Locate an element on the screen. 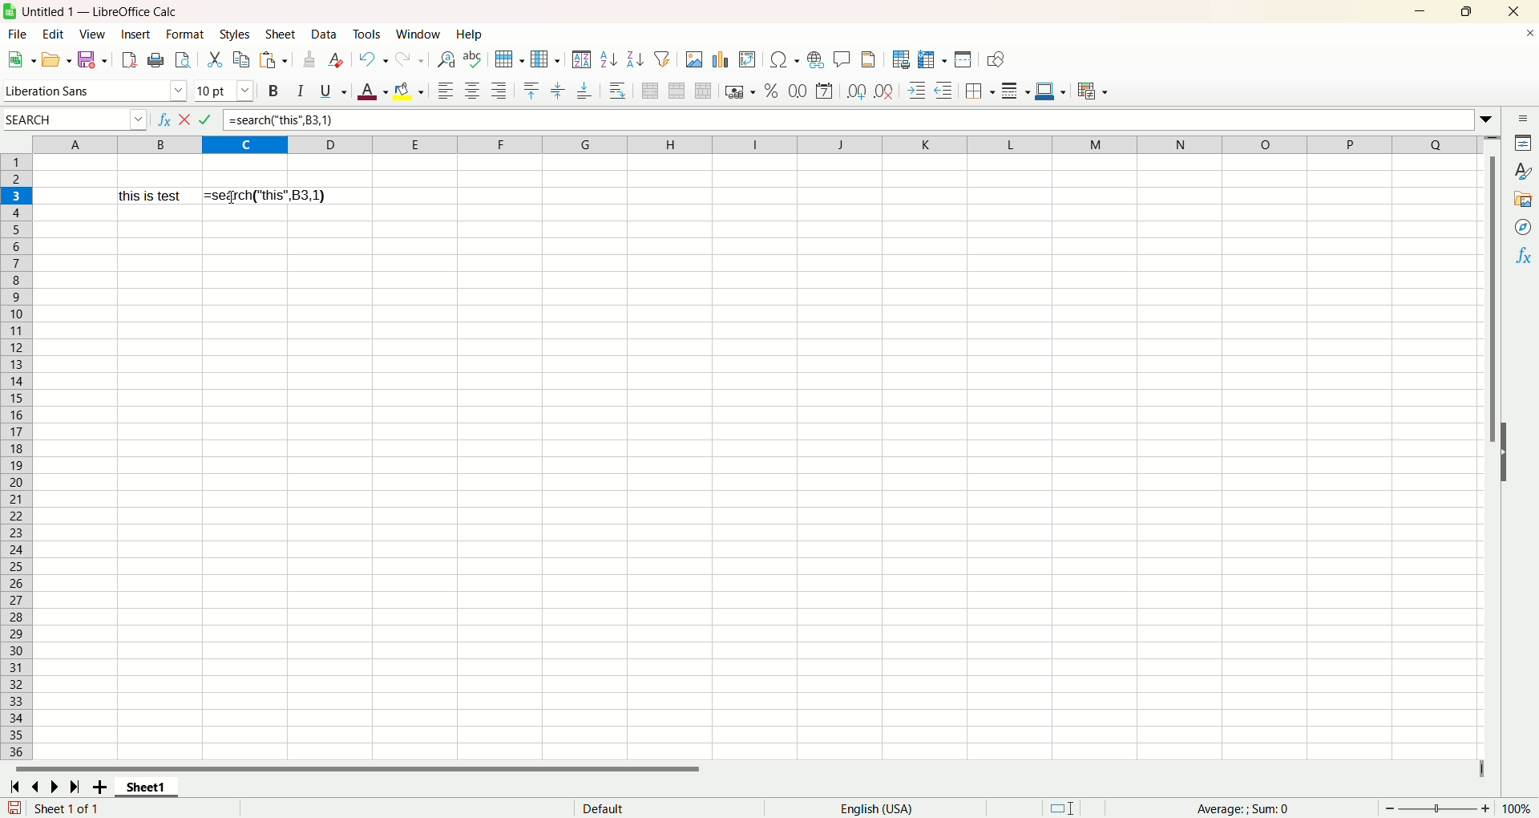  cut is located at coordinates (216, 59).